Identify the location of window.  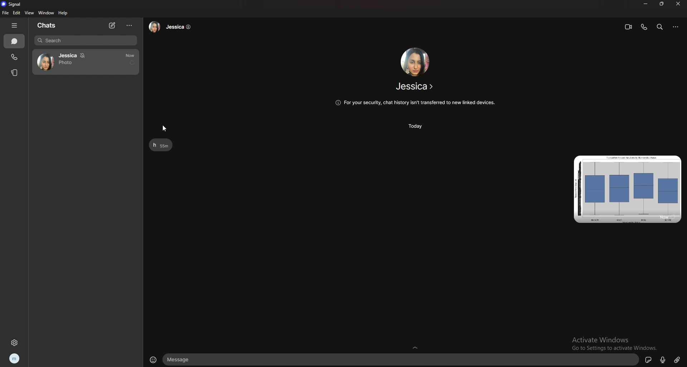
(47, 13).